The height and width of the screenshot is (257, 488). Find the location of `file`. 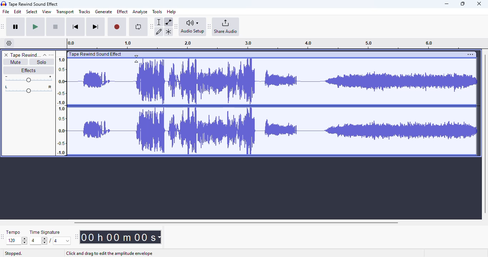

file is located at coordinates (6, 12).